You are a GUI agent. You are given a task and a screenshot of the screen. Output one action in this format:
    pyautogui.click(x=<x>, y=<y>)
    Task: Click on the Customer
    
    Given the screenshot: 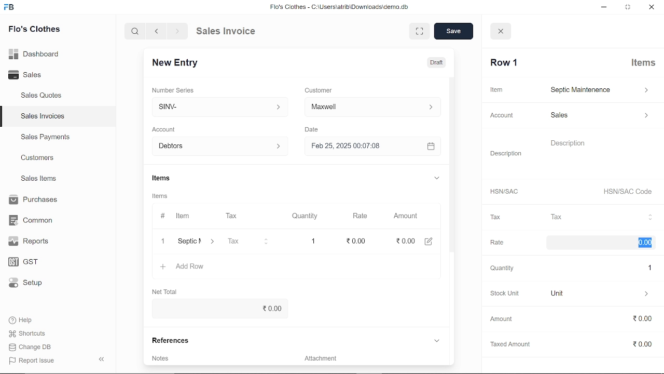 What is the action you would take?
    pyautogui.click(x=319, y=89)
    